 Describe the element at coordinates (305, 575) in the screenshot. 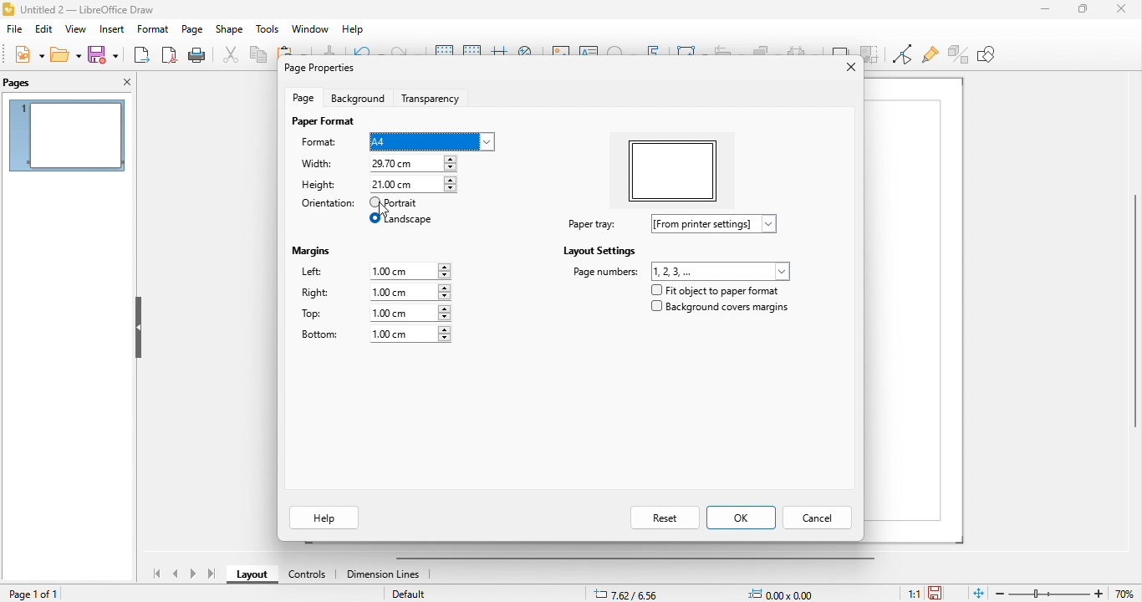

I see `controls` at that location.